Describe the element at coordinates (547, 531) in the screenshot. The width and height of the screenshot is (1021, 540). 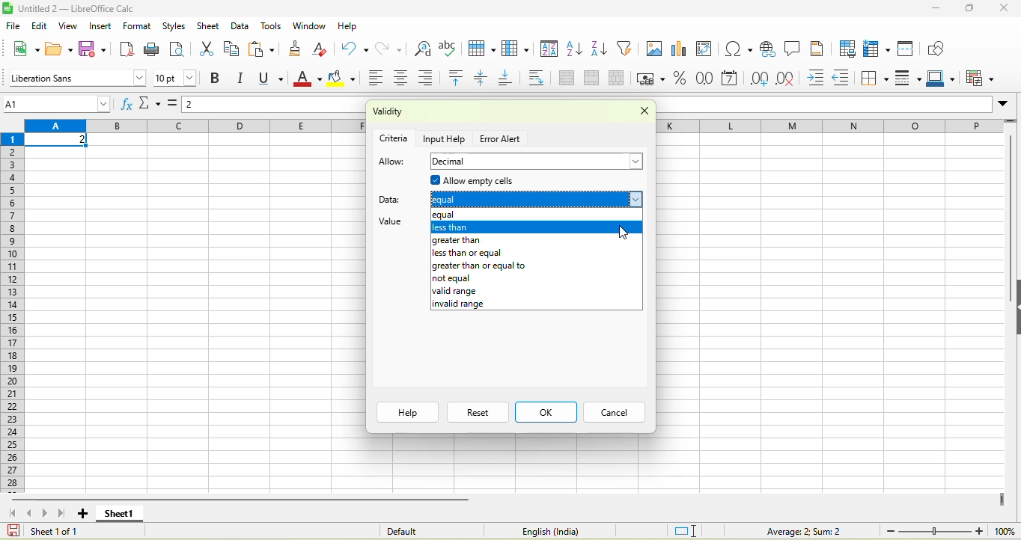
I see `text language` at that location.